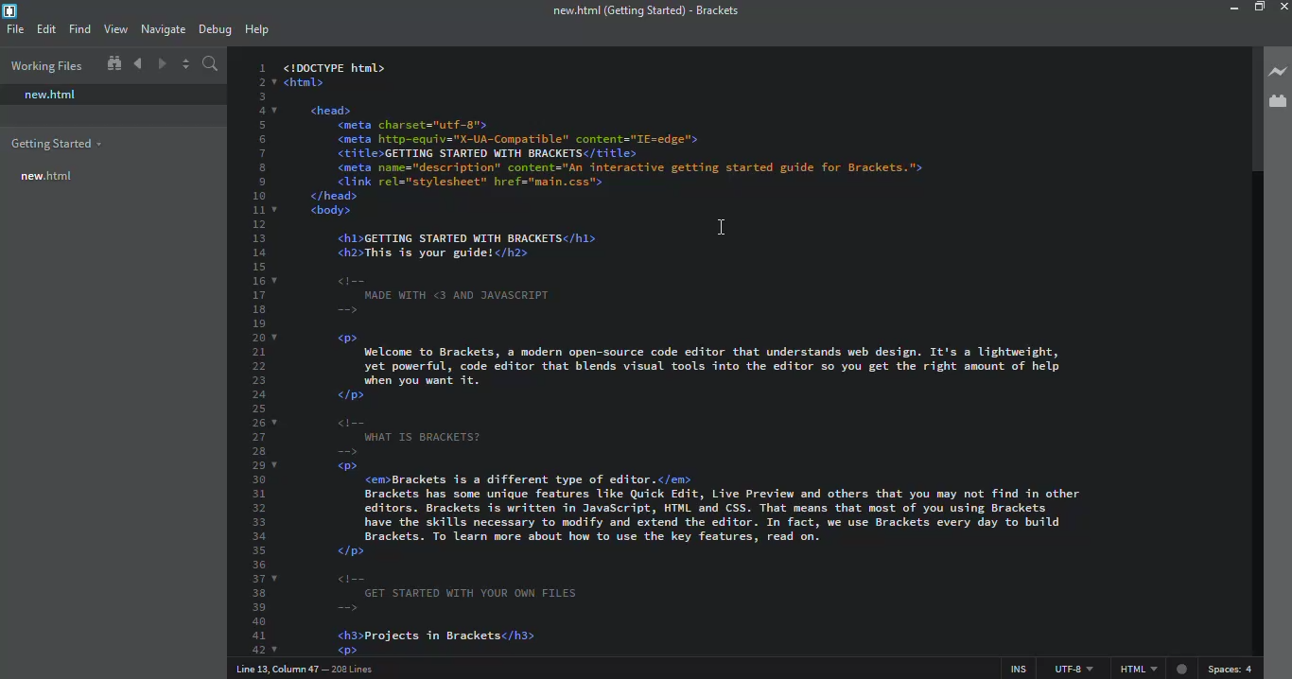  I want to click on scroll bar, so click(1249, 106).